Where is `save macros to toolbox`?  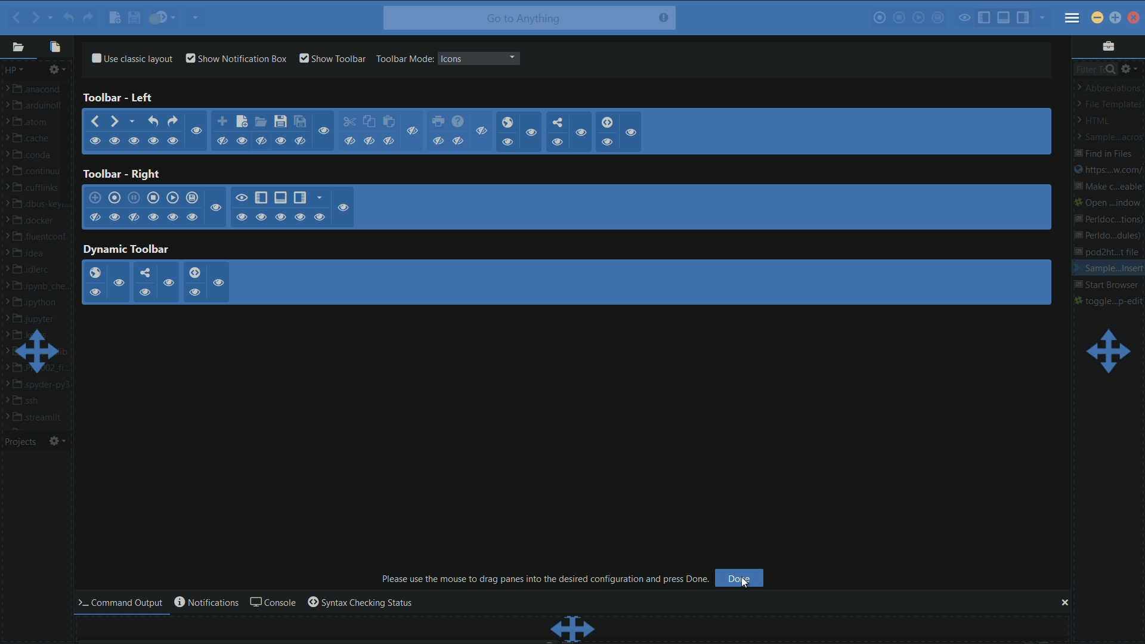 save macros to toolbox is located at coordinates (939, 17).